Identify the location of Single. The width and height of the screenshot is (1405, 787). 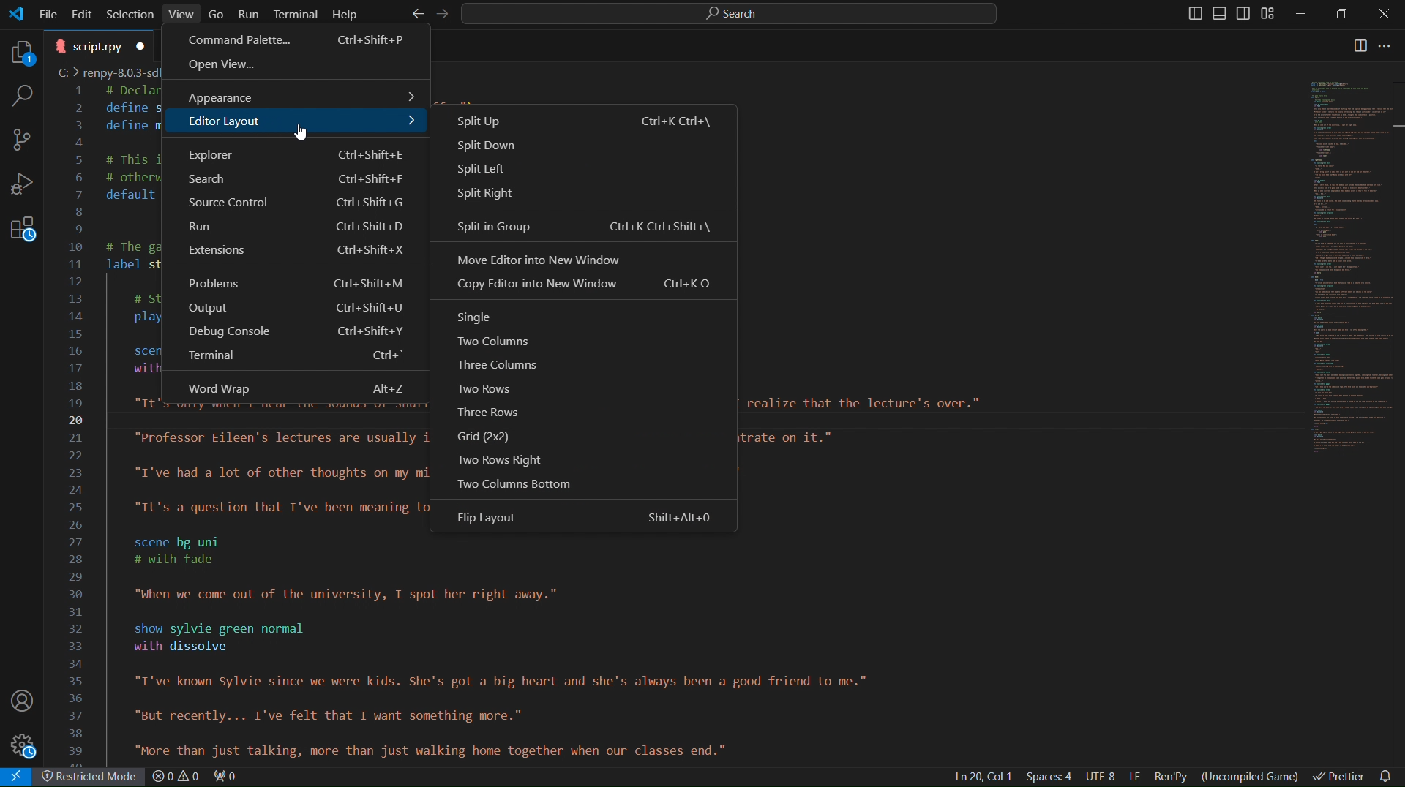
(479, 315).